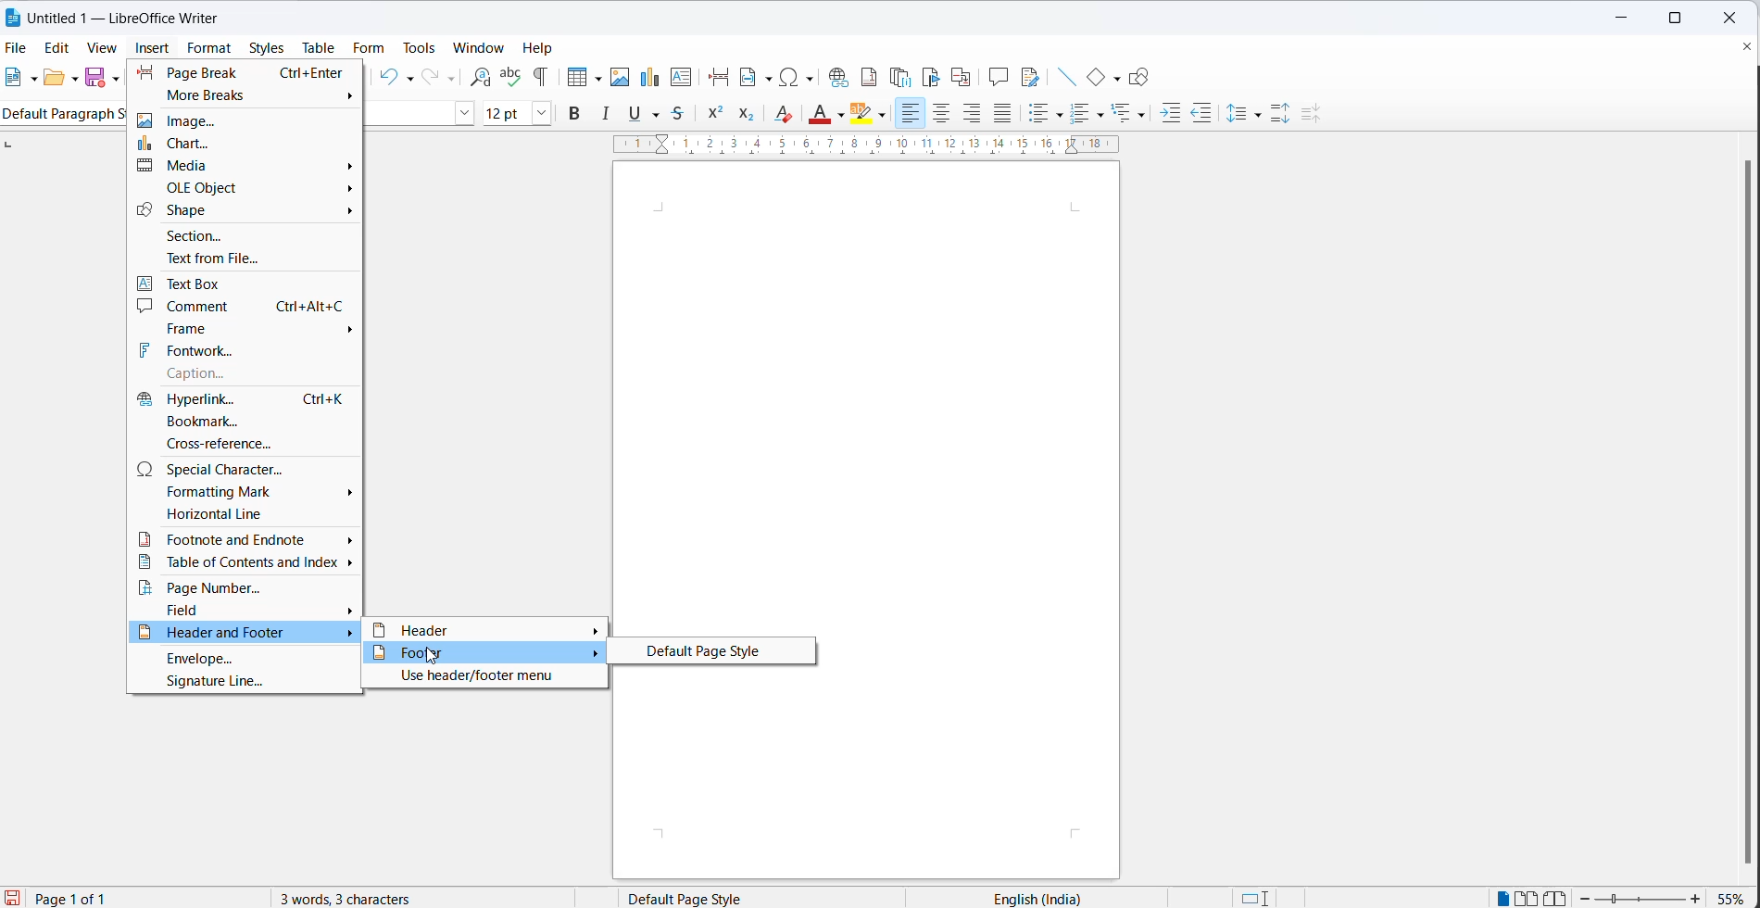 This screenshot has width=1760, height=908. What do you see at coordinates (245, 188) in the screenshot?
I see `ole object` at bounding box center [245, 188].